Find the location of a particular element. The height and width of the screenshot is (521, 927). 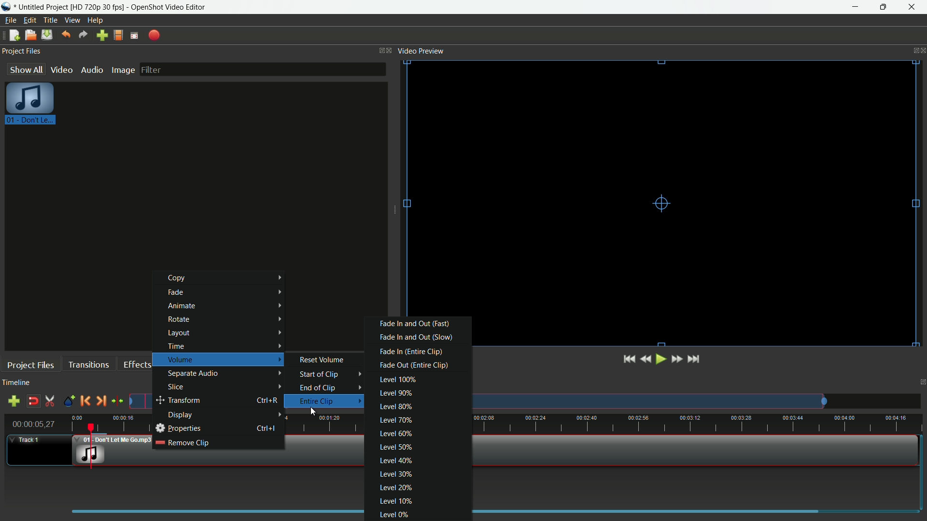

layout is located at coordinates (225, 333).